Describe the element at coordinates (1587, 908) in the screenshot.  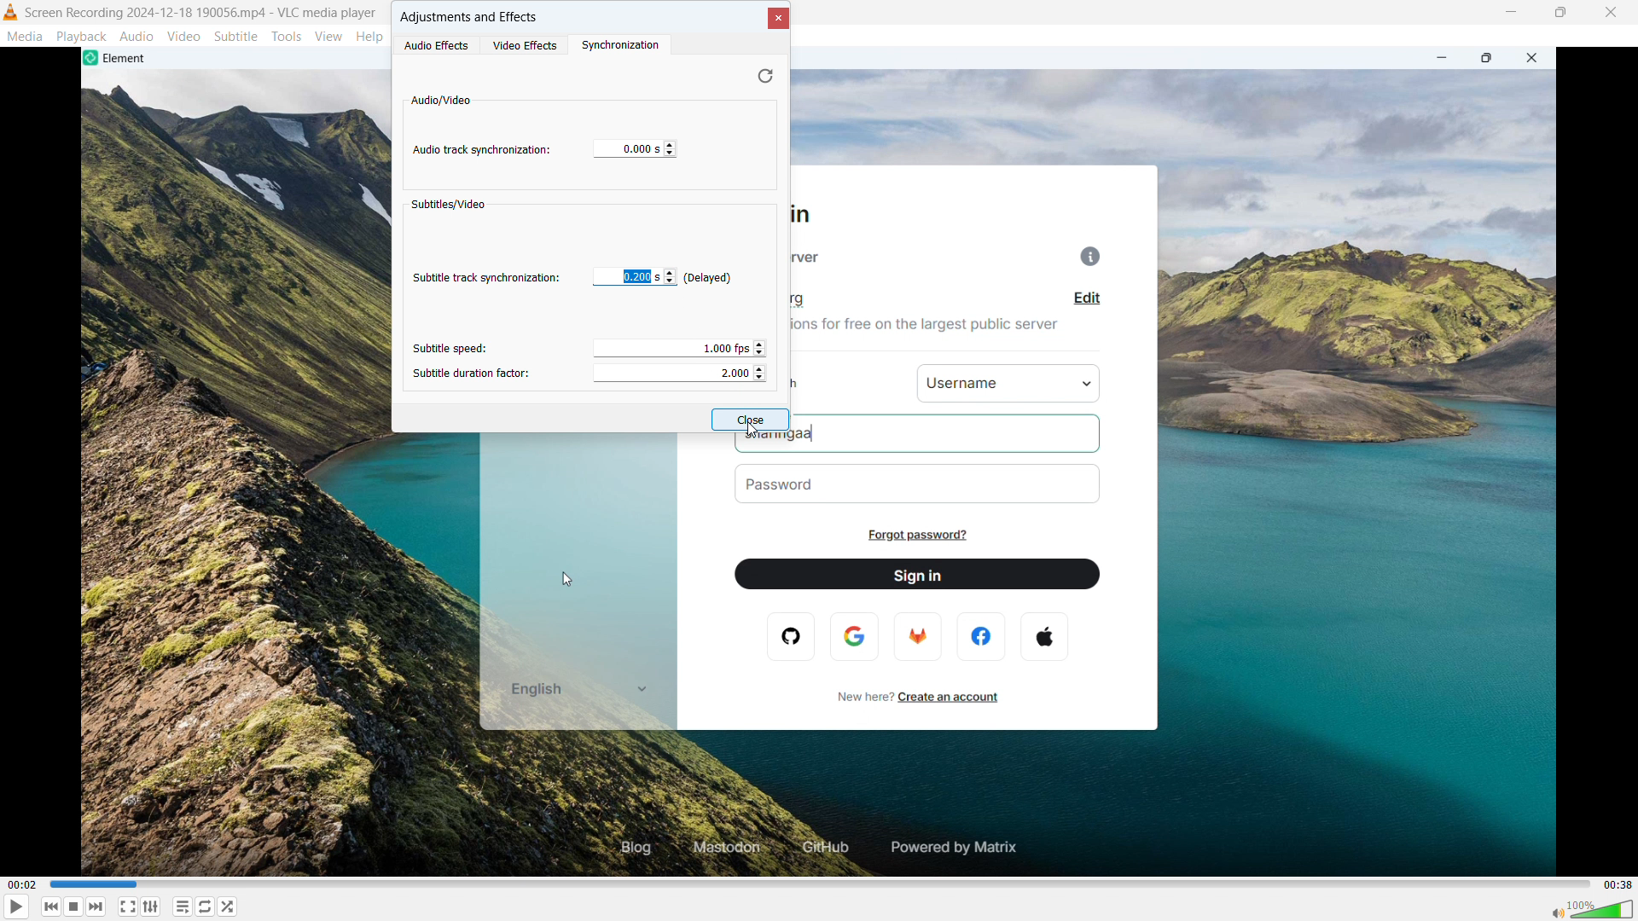
I see `sound bar` at that location.